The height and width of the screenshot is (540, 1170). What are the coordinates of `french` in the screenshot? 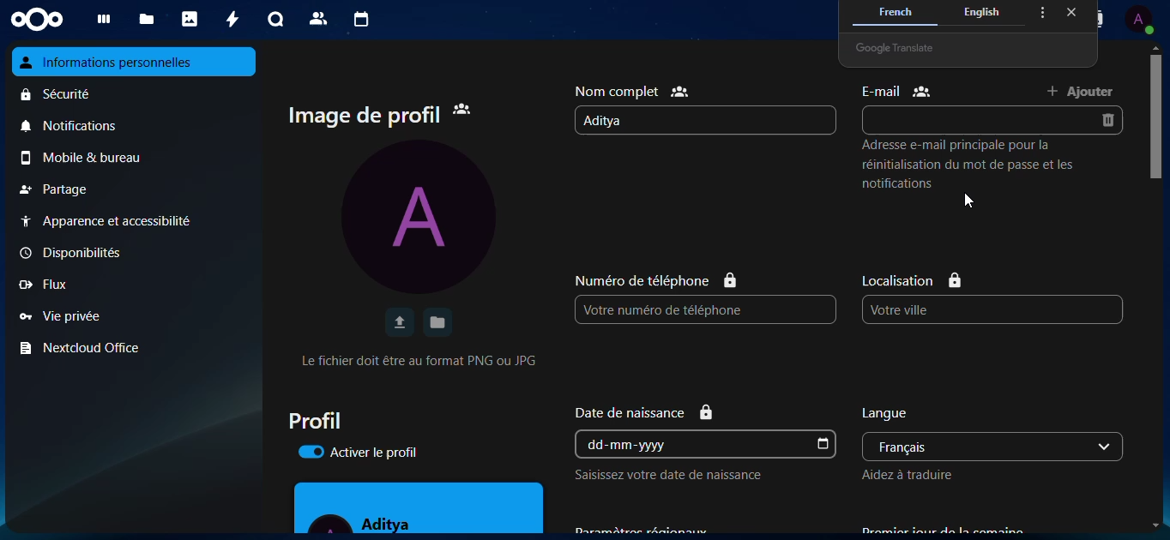 It's located at (896, 12).